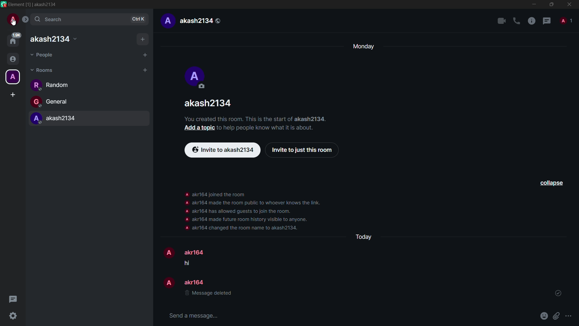  I want to click on people, so click(565, 20).